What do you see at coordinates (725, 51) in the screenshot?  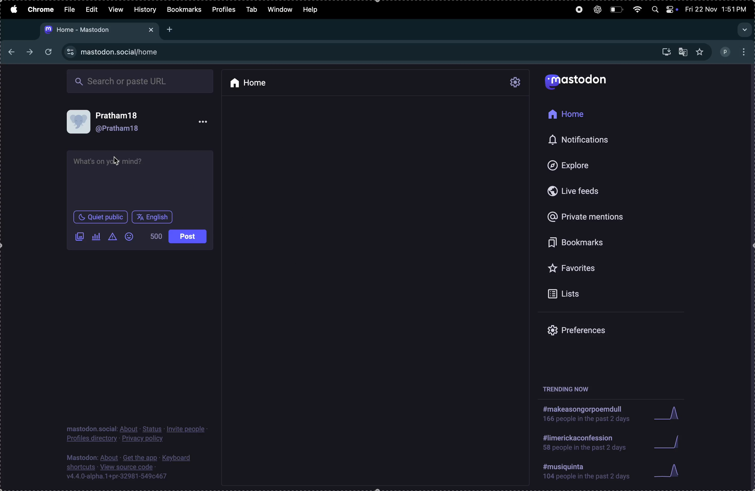 I see `profile` at bounding box center [725, 51].